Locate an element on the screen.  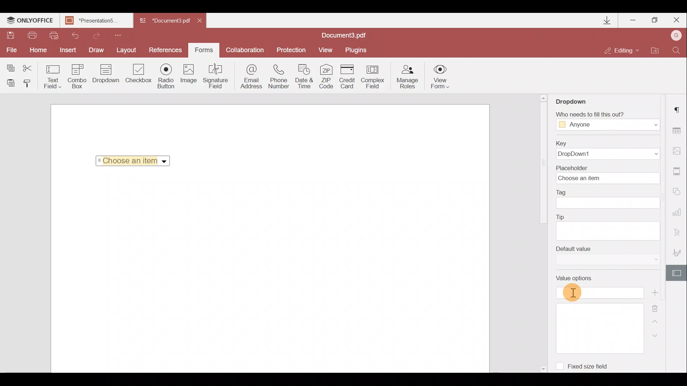
Redo is located at coordinates (93, 34).